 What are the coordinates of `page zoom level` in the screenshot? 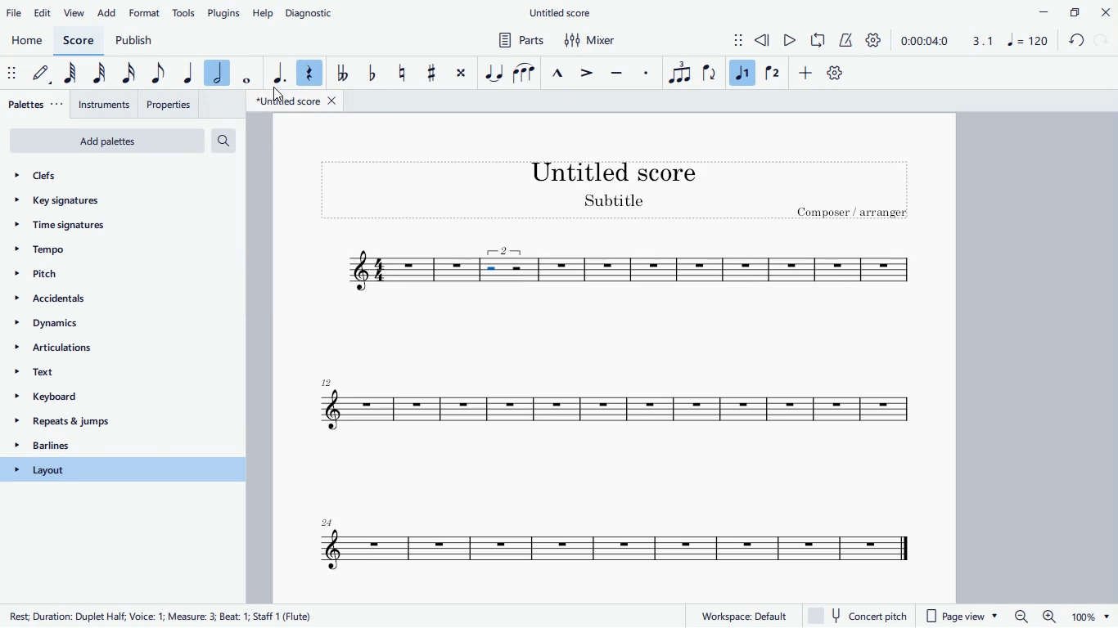 It's located at (1090, 617).